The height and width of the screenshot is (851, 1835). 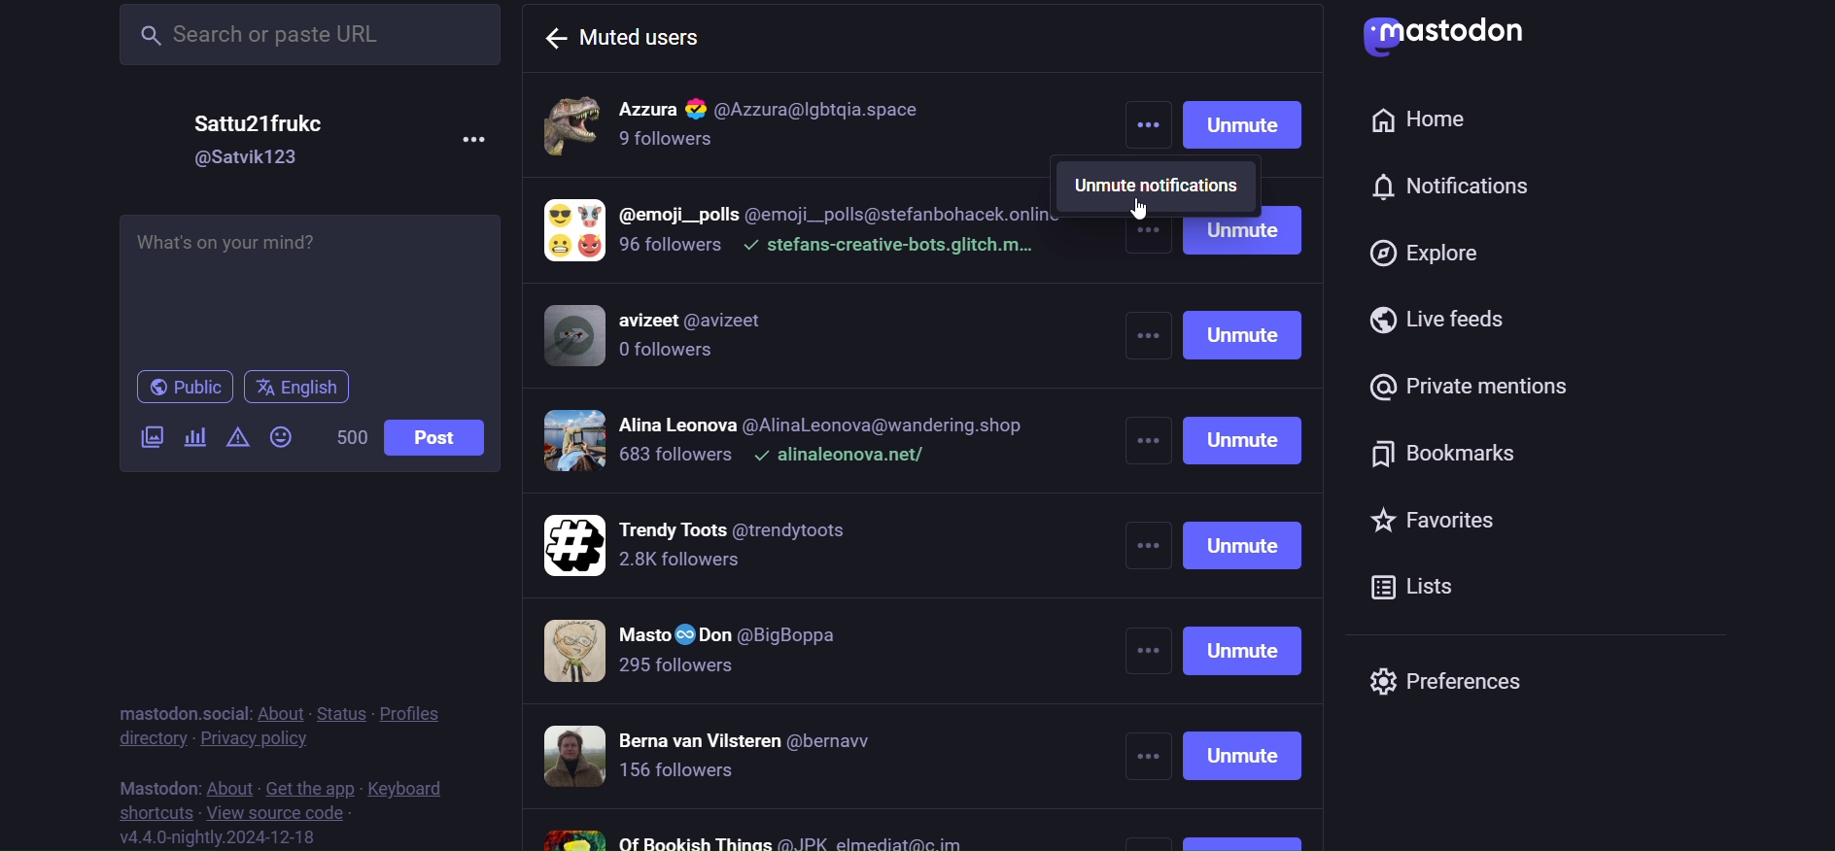 I want to click on more, so click(x=1147, y=129).